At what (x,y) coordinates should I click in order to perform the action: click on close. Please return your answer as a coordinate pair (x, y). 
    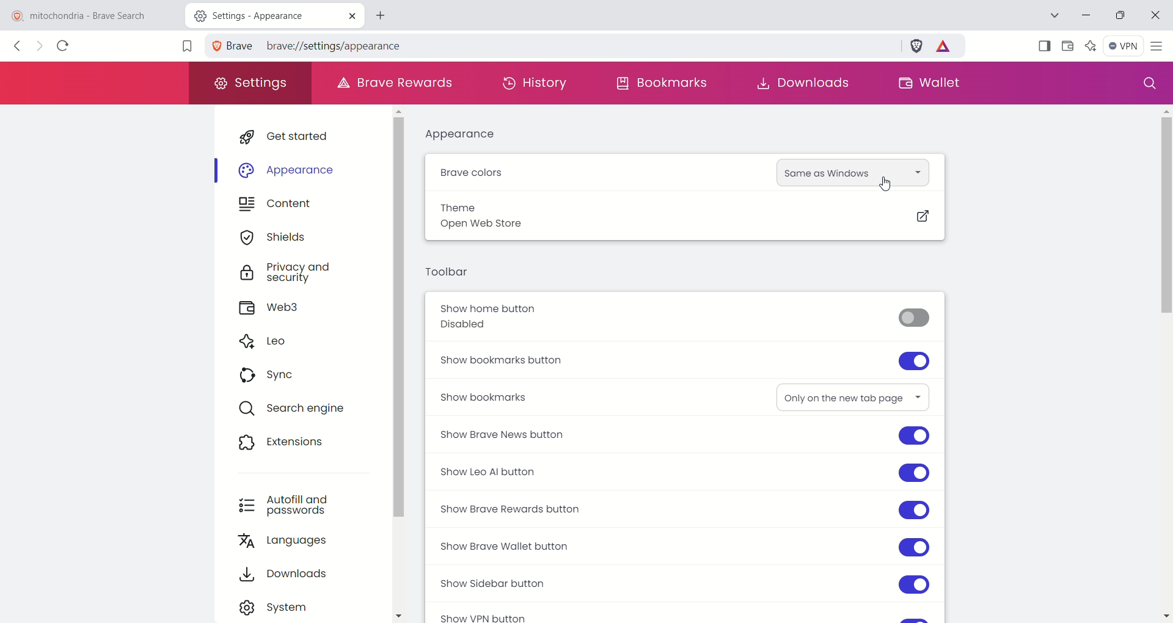
    Looking at the image, I should click on (351, 15).